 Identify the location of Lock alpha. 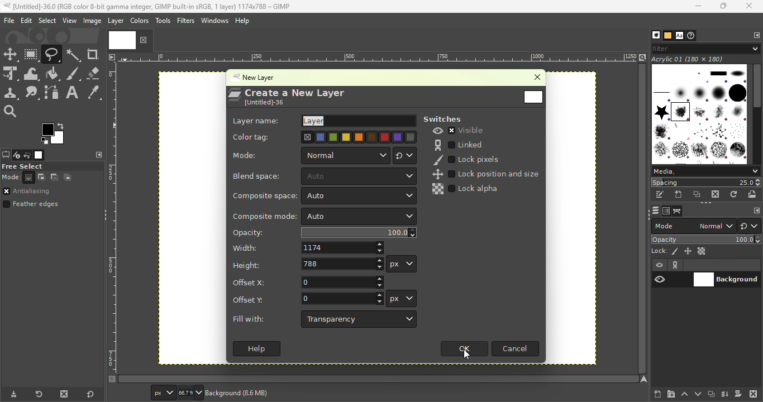
(468, 189).